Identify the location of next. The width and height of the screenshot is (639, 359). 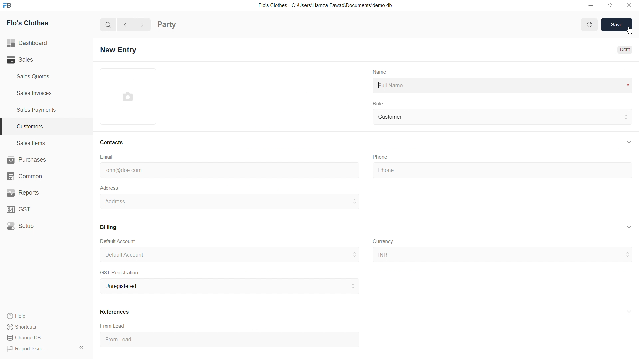
(143, 25).